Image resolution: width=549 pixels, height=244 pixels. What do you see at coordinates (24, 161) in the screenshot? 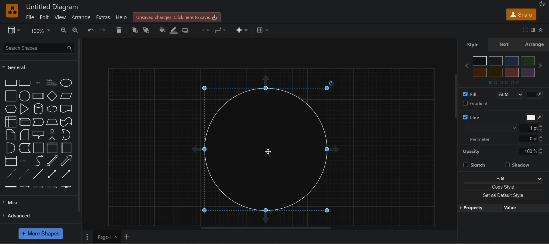
I see `list item` at bounding box center [24, 161].